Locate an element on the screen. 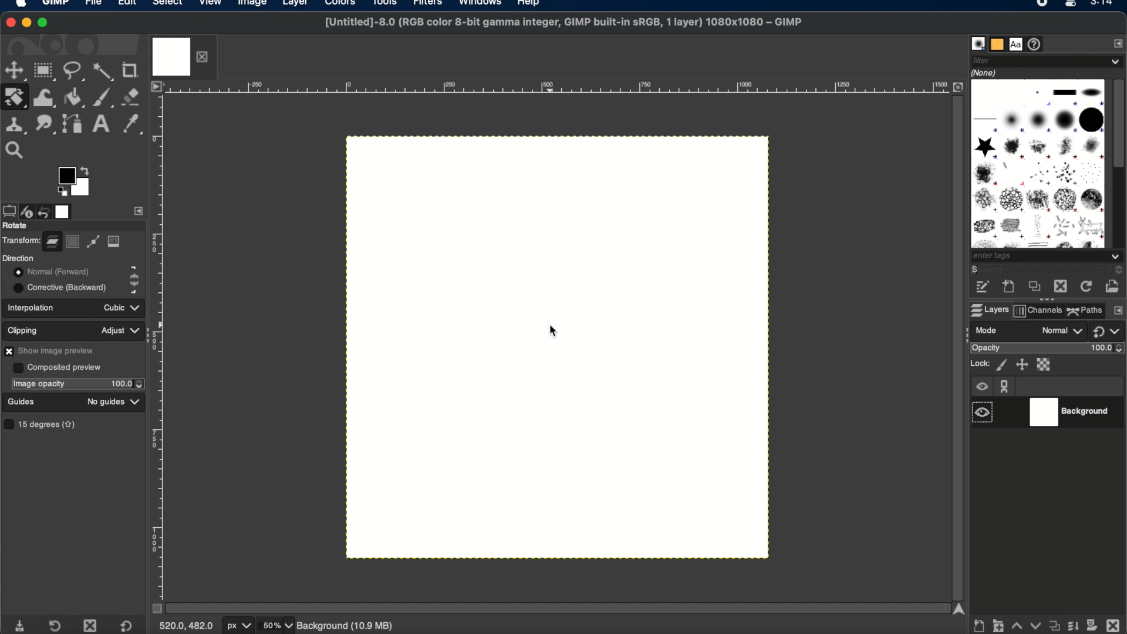 This screenshot has height=634, width=1127. tool options is located at coordinates (8, 210).